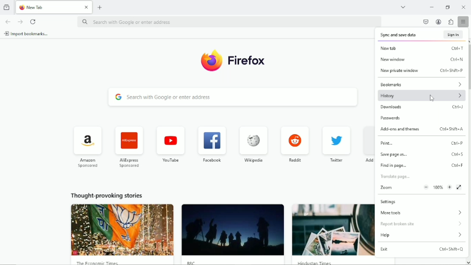 This screenshot has height=265, width=471. Describe the element at coordinates (468, 41) in the screenshot. I see `scroll up` at that location.